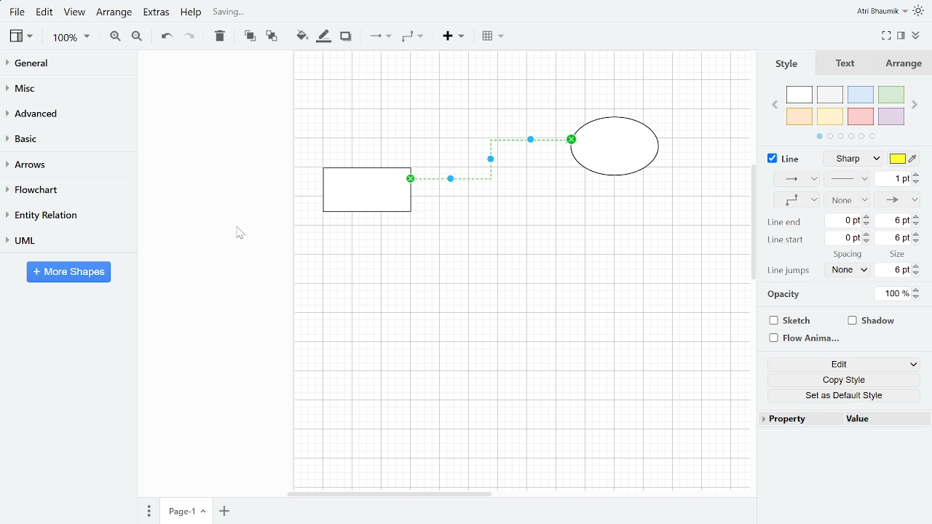 The width and height of the screenshot is (932, 524). Describe the element at coordinates (918, 224) in the screenshot. I see `Decrease line end size` at that location.